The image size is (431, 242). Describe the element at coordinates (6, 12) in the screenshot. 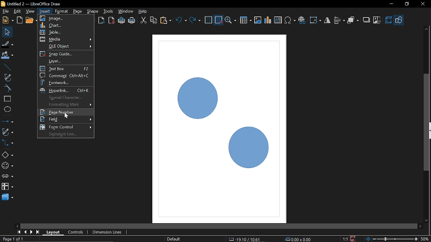

I see `file` at that location.